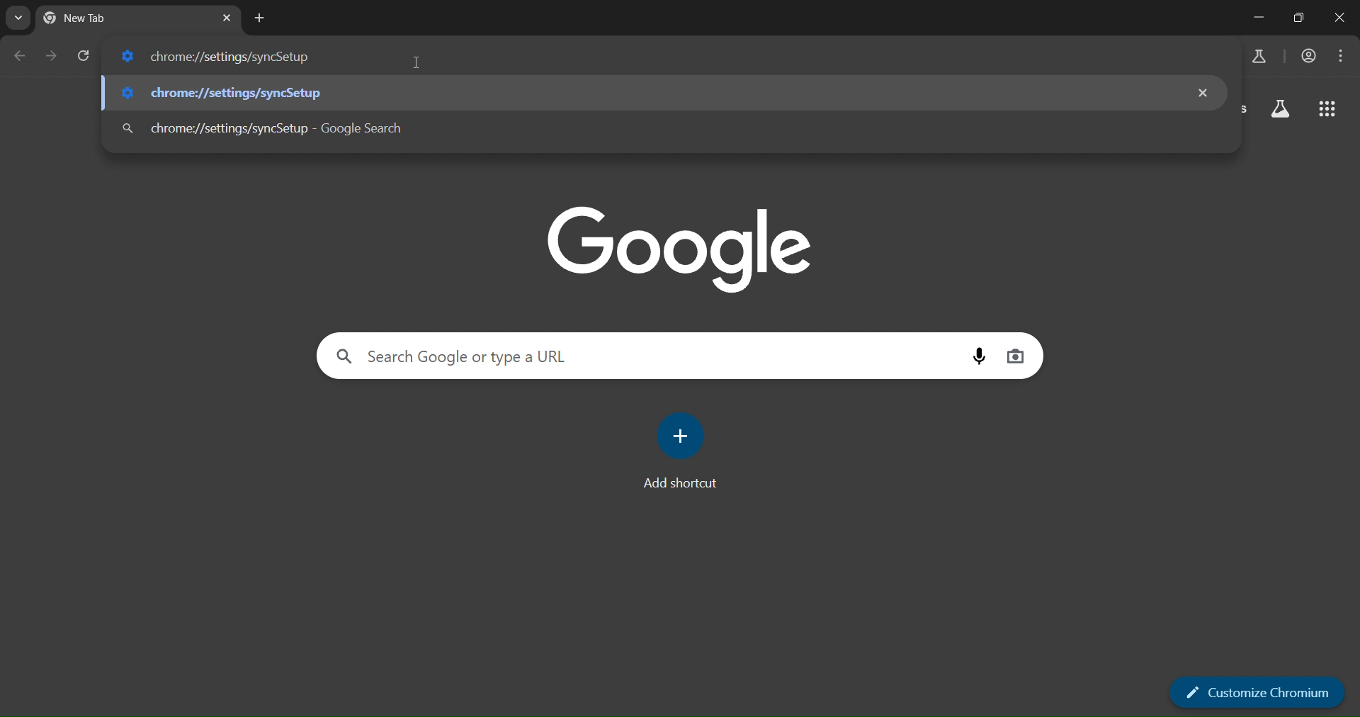  I want to click on go back one page, so click(23, 57).